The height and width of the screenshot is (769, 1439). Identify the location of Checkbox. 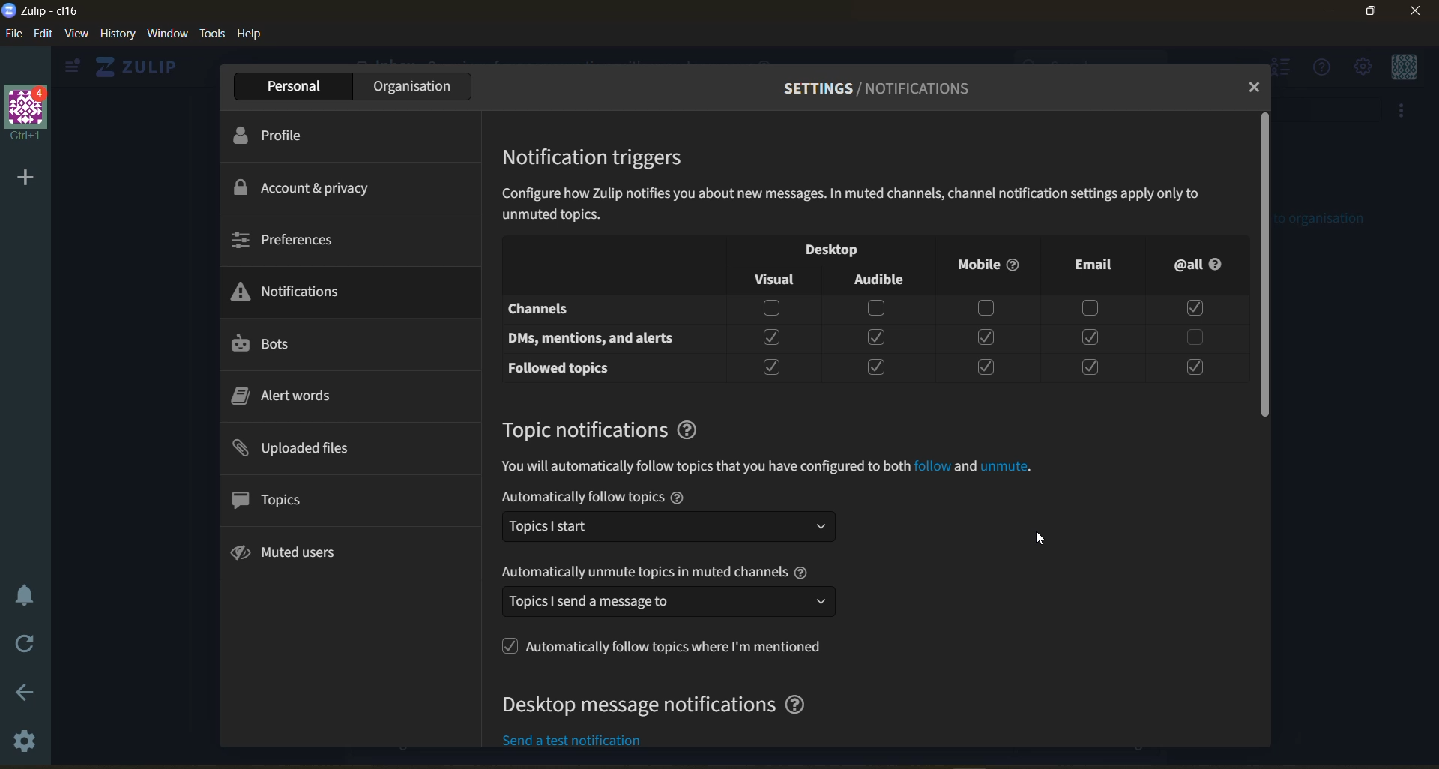
(880, 367).